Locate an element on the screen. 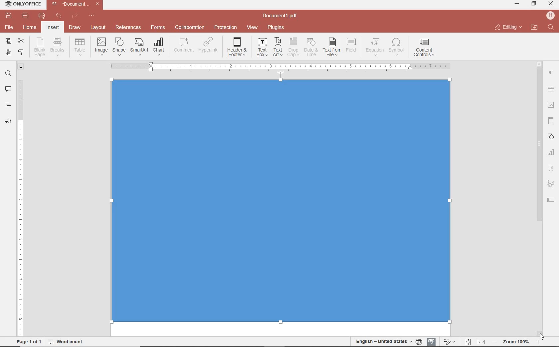  TEXT FROM  FILE is located at coordinates (332, 47).